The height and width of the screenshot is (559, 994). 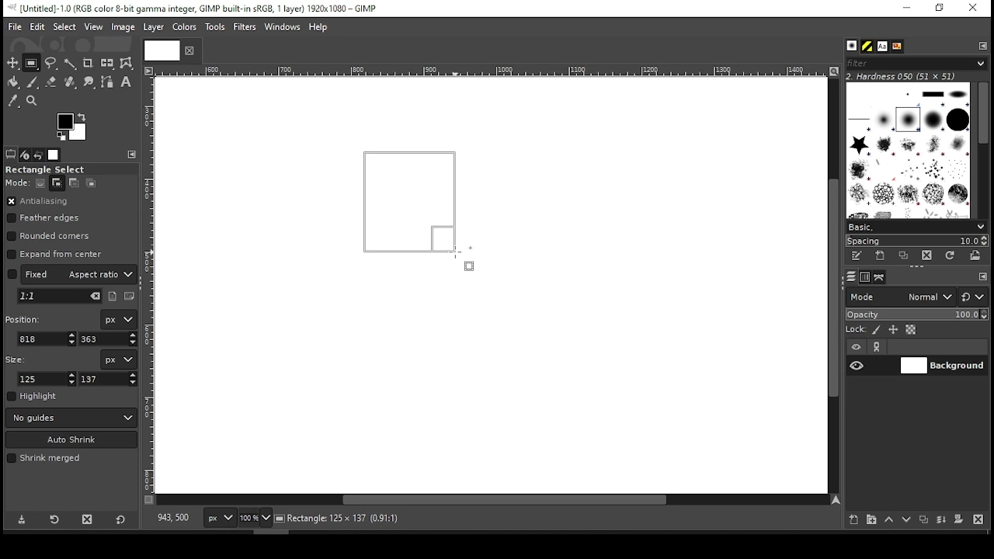 I want to click on units, so click(x=221, y=519).